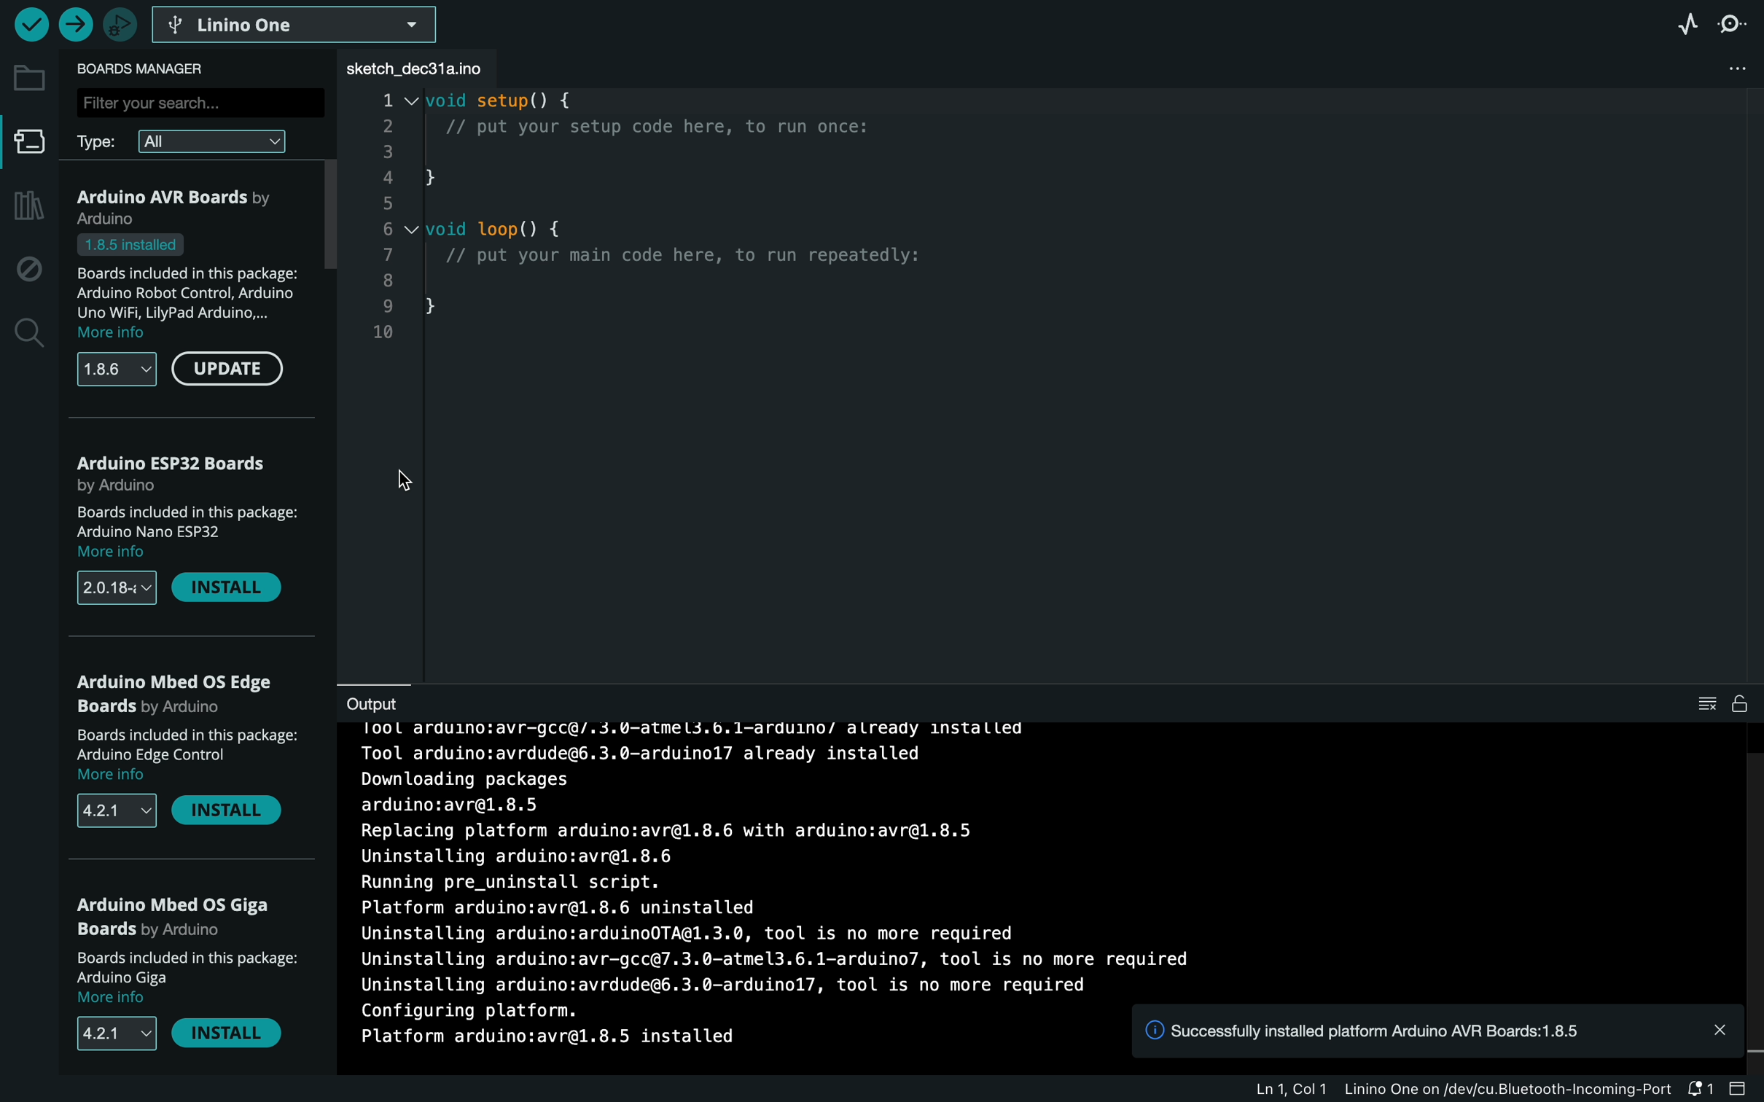 The height and width of the screenshot is (1102, 1764). What do you see at coordinates (74, 26) in the screenshot?
I see `upload` at bounding box center [74, 26].